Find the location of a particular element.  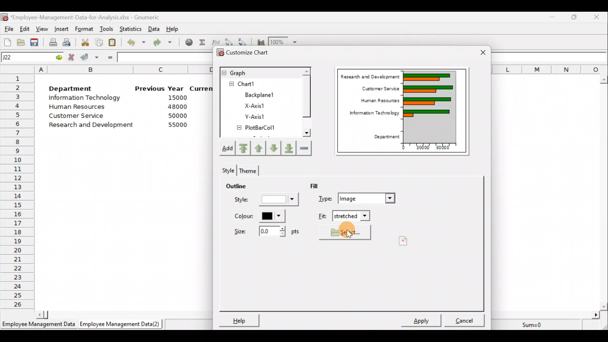

Information Technology is located at coordinates (372, 114).